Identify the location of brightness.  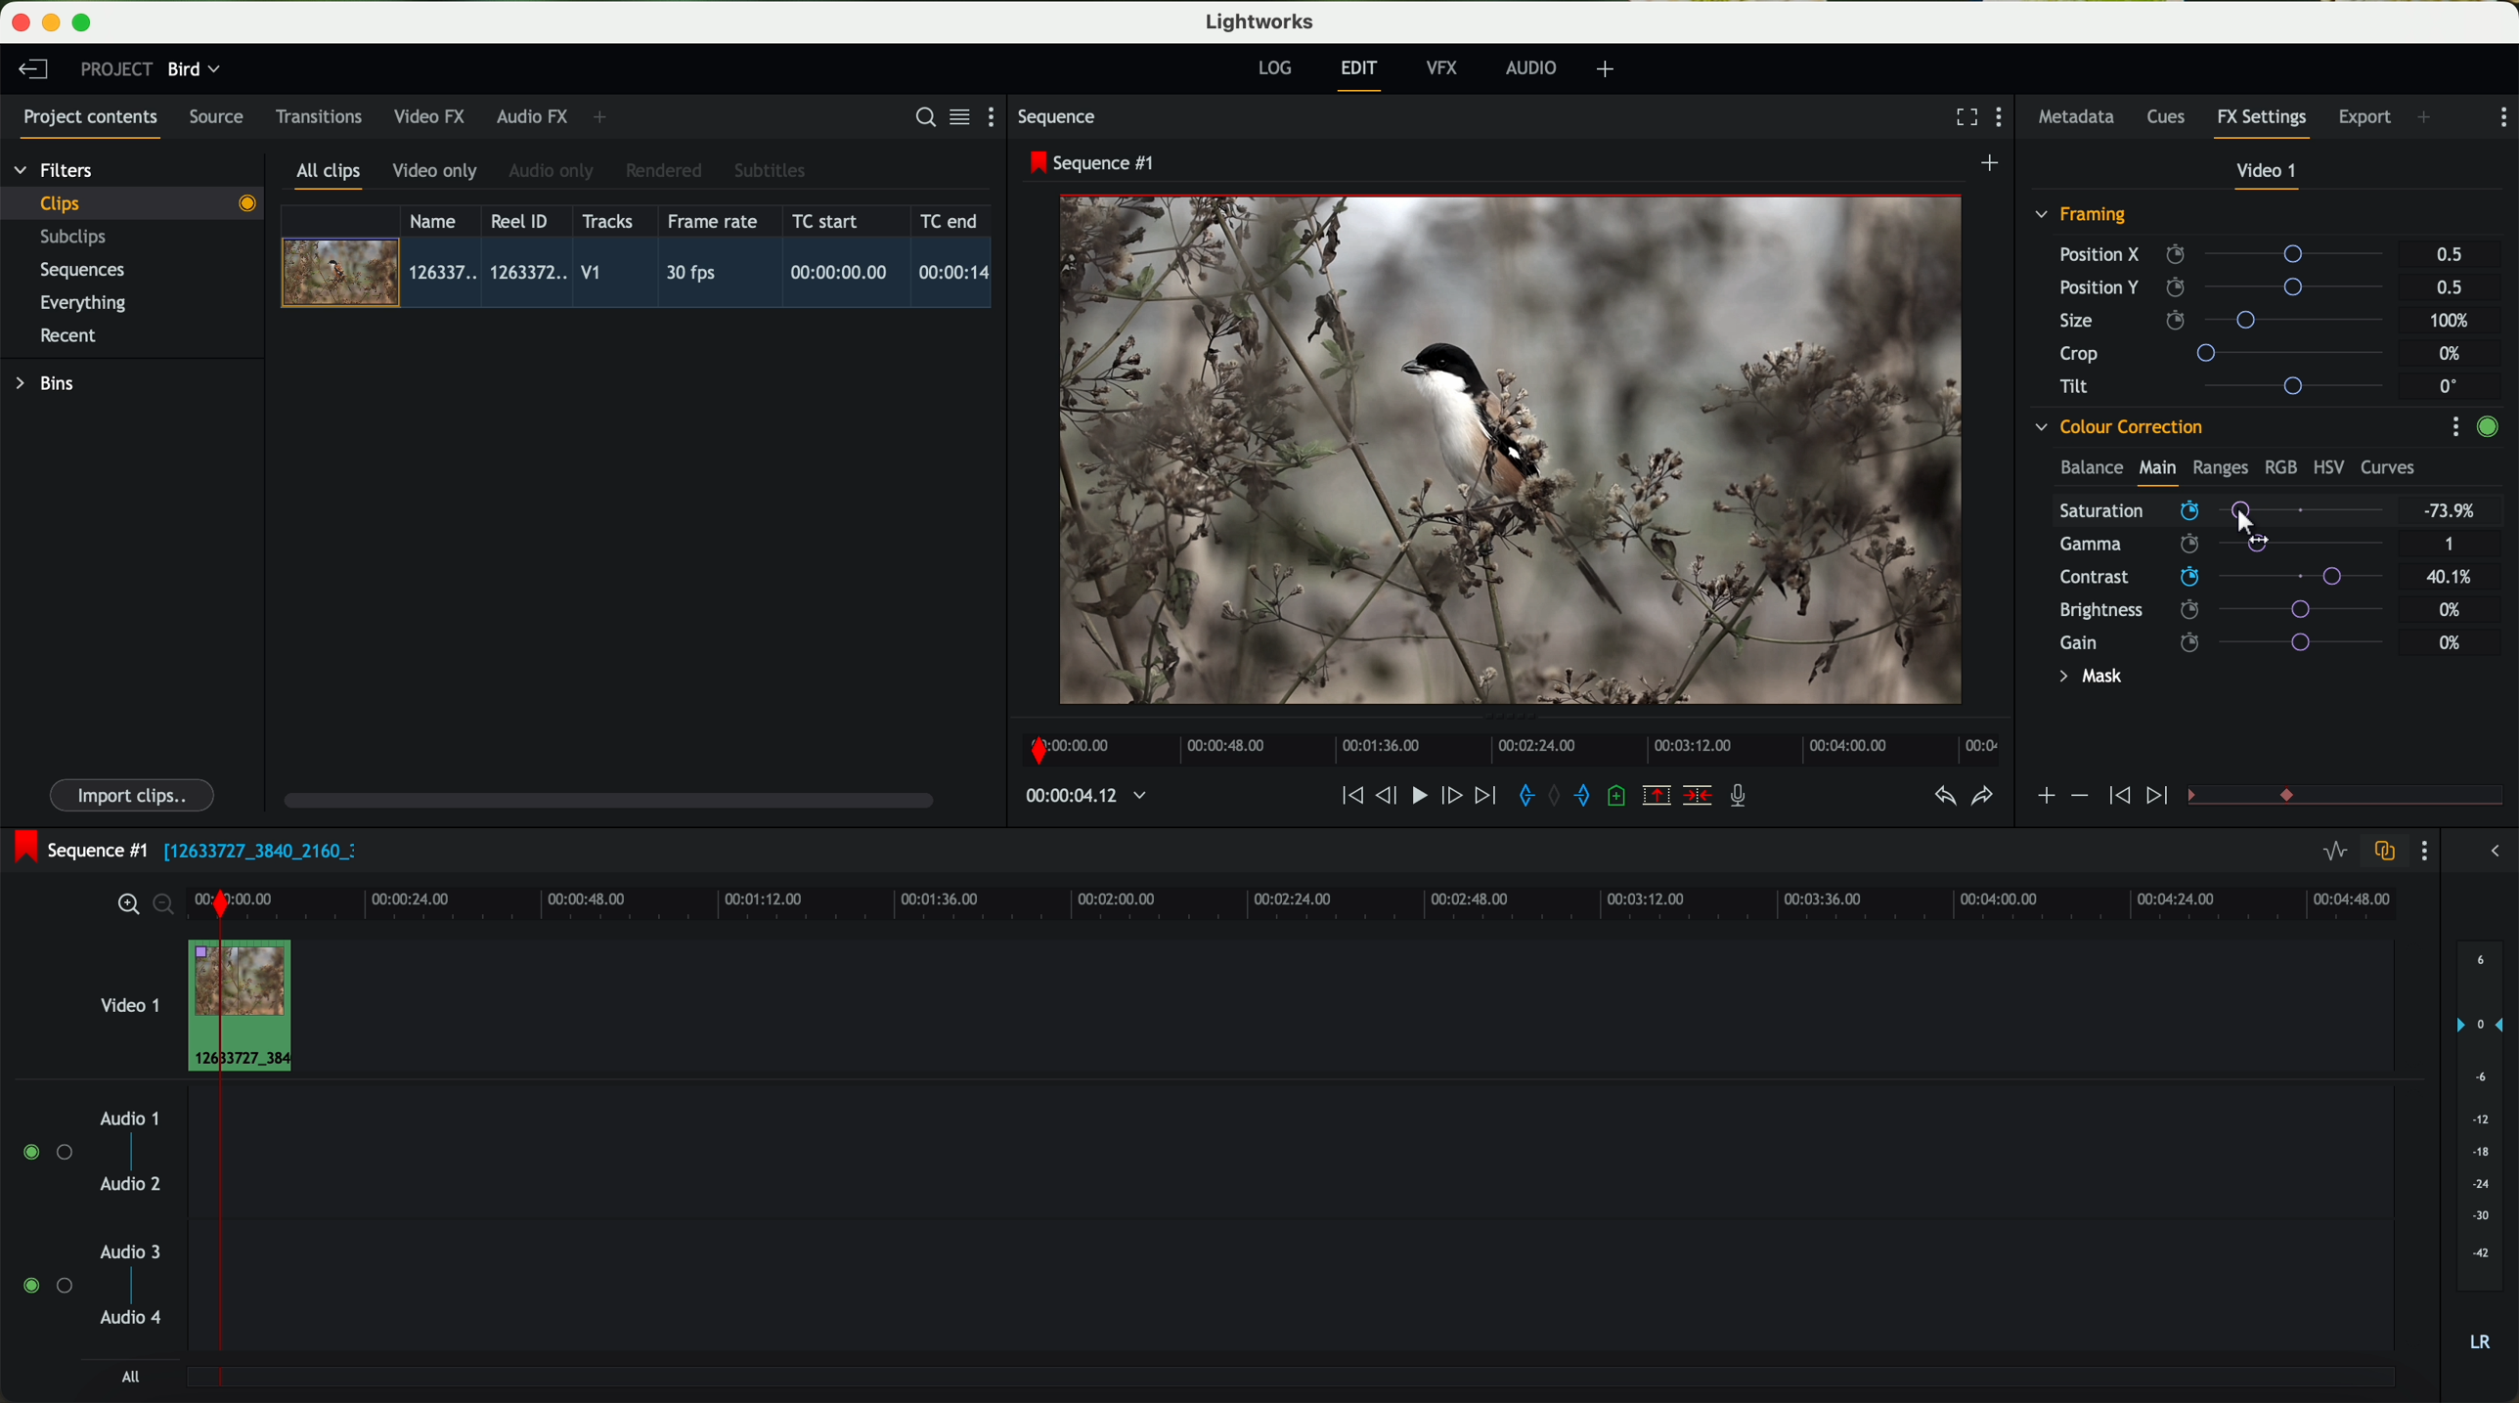
(2233, 610).